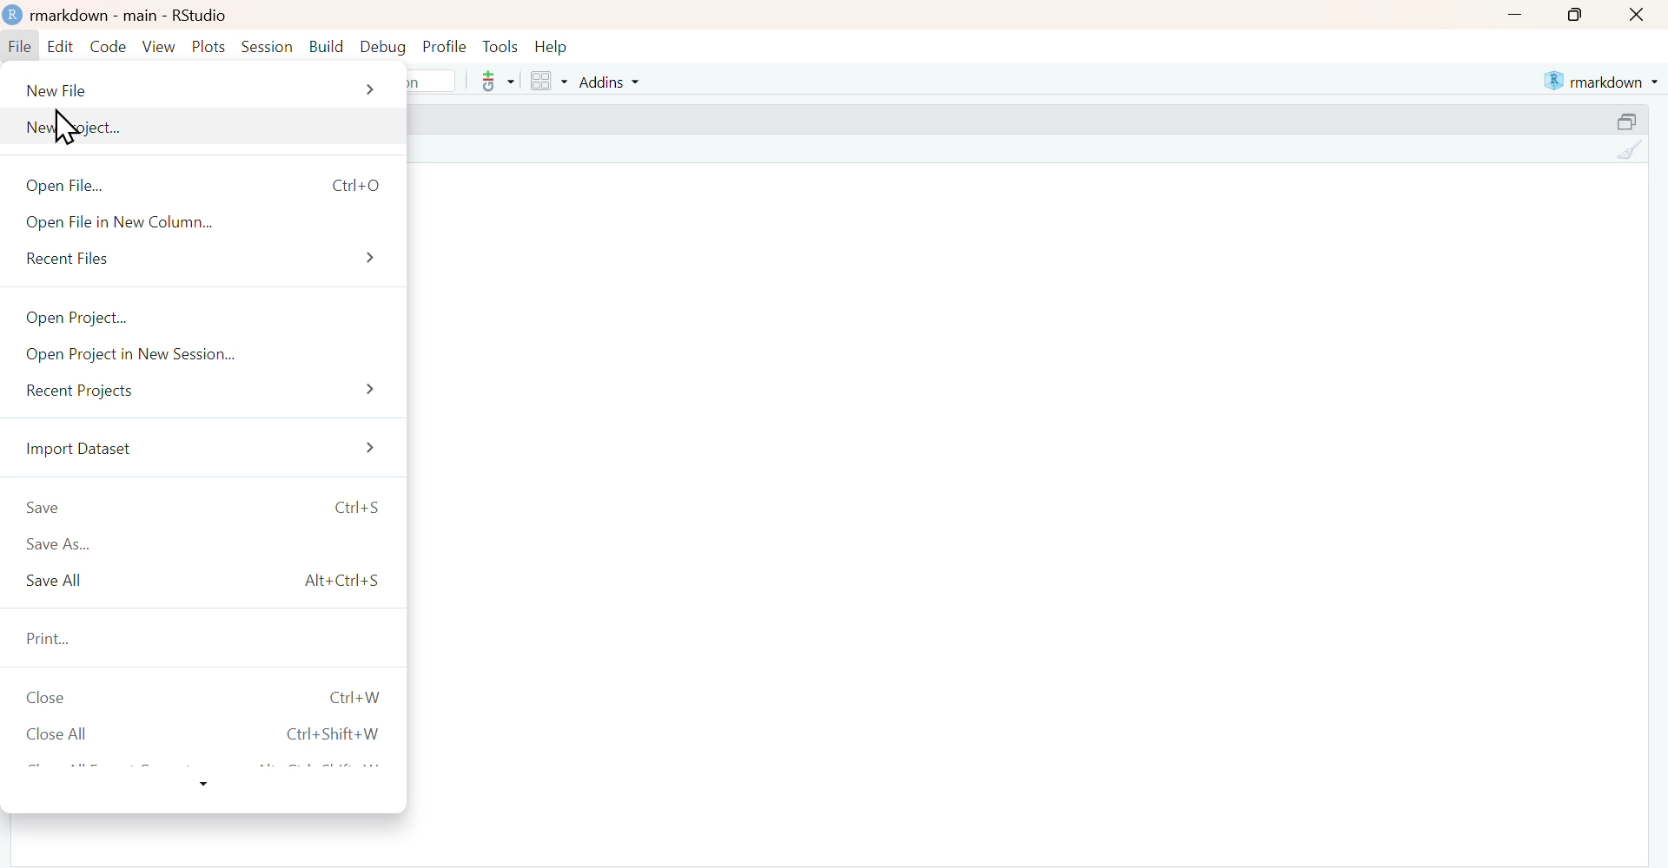 The width and height of the screenshot is (1668, 868). What do you see at coordinates (159, 46) in the screenshot?
I see `View` at bounding box center [159, 46].